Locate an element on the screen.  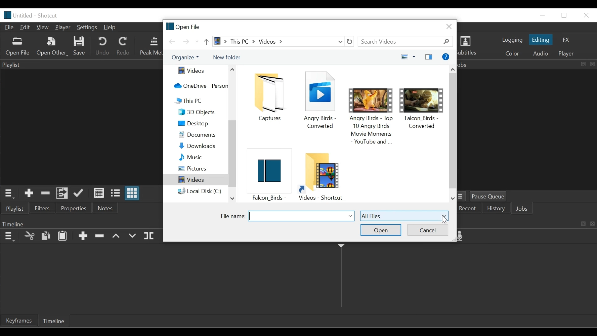
Ripple Delete is located at coordinates (100, 237).